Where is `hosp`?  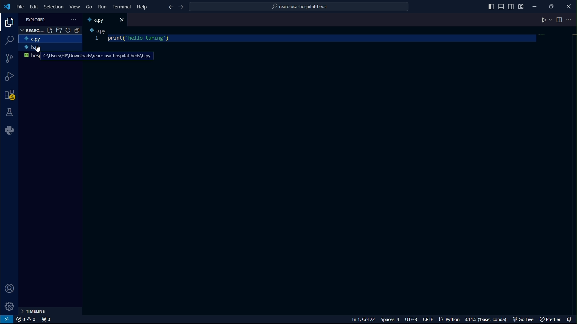
hosp is located at coordinates (31, 56).